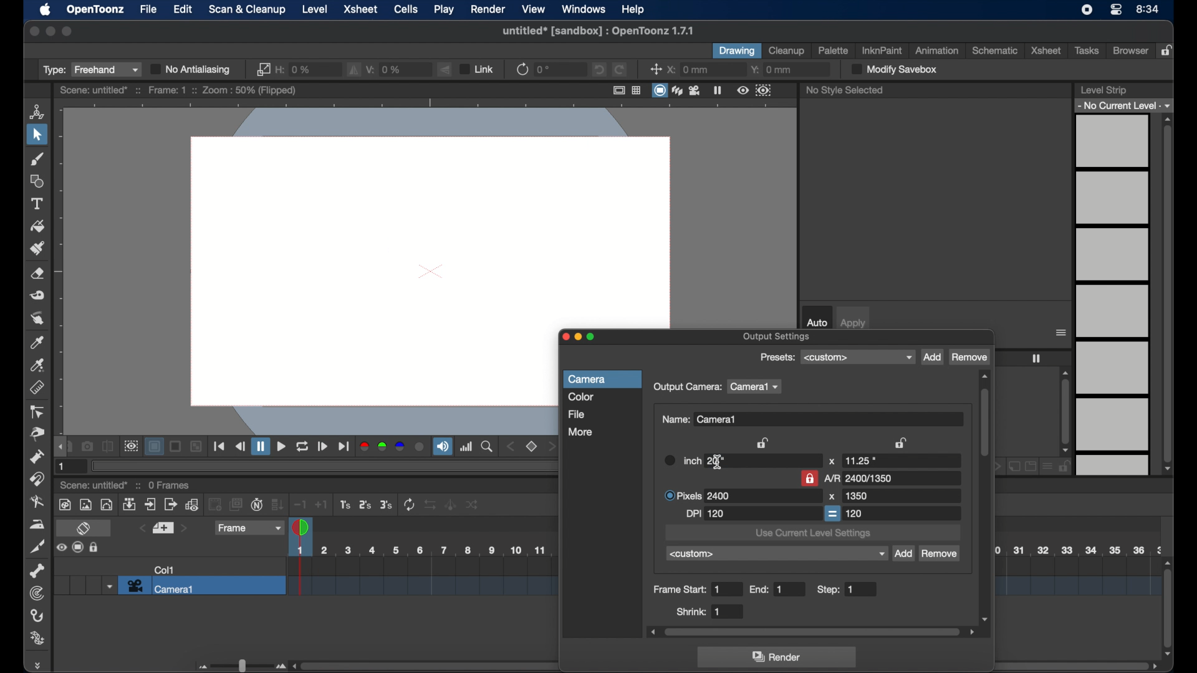 The height and width of the screenshot is (673, 1197). Describe the element at coordinates (87, 446) in the screenshot. I see `snapshot` at that location.